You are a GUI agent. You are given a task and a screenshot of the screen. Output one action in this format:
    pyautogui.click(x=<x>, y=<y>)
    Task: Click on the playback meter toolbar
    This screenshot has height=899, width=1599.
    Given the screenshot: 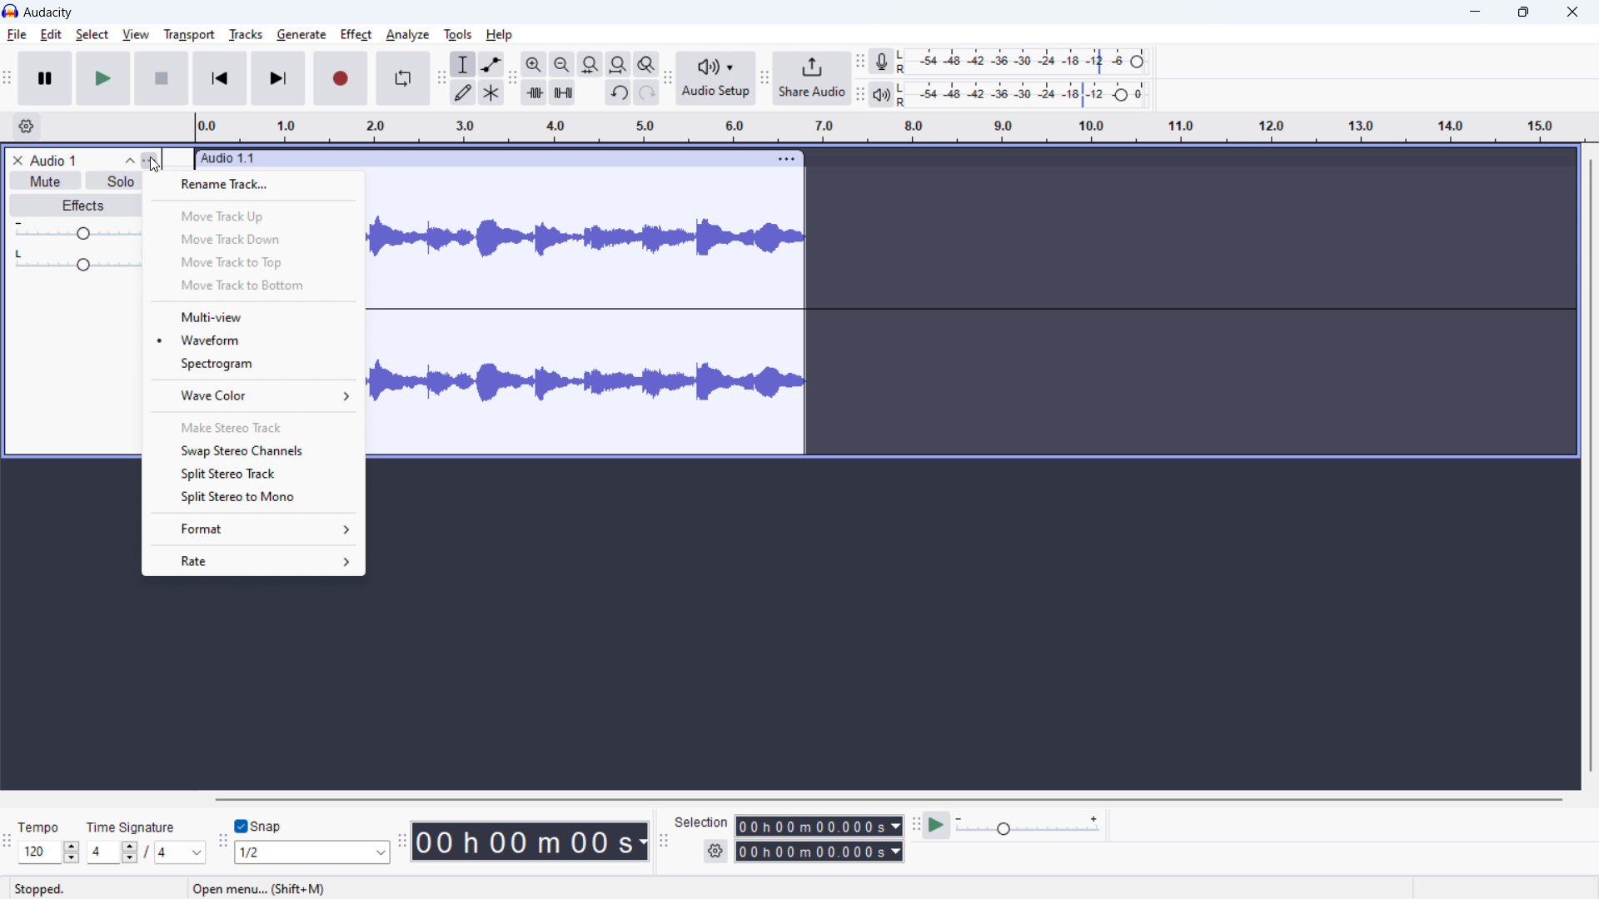 What is the action you would take?
    pyautogui.click(x=861, y=95)
    